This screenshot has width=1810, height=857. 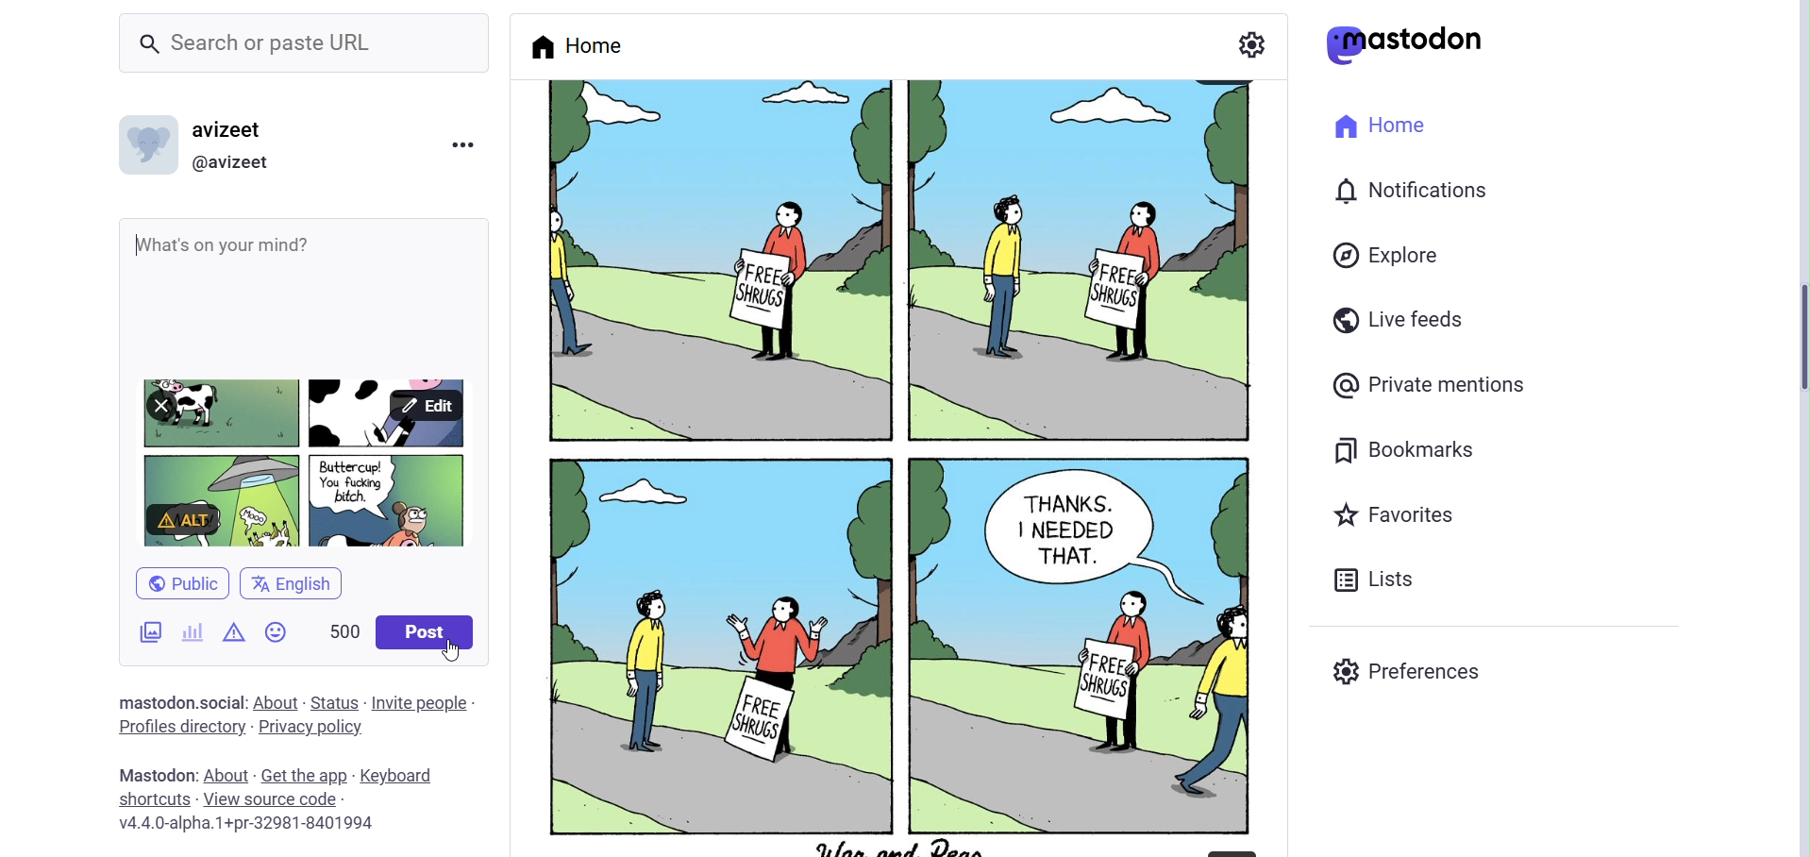 What do you see at coordinates (338, 633) in the screenshot?
I see `Word Limit` at bounding box center [338, 633].